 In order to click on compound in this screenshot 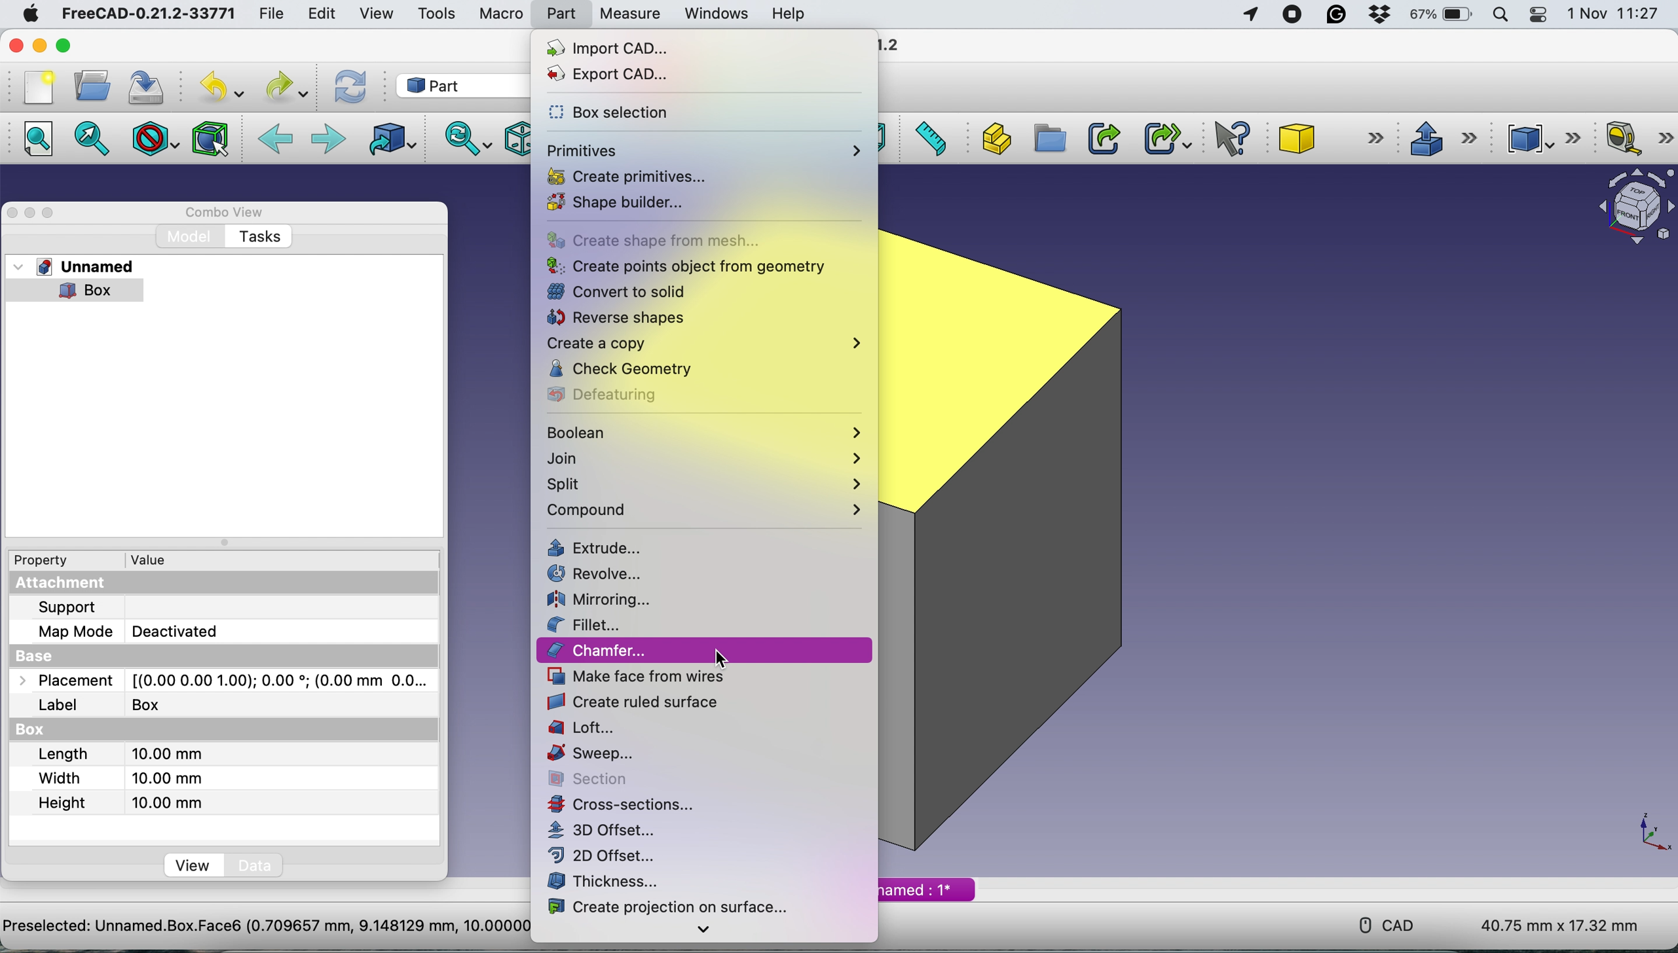, I will do `click(703, 511)`.